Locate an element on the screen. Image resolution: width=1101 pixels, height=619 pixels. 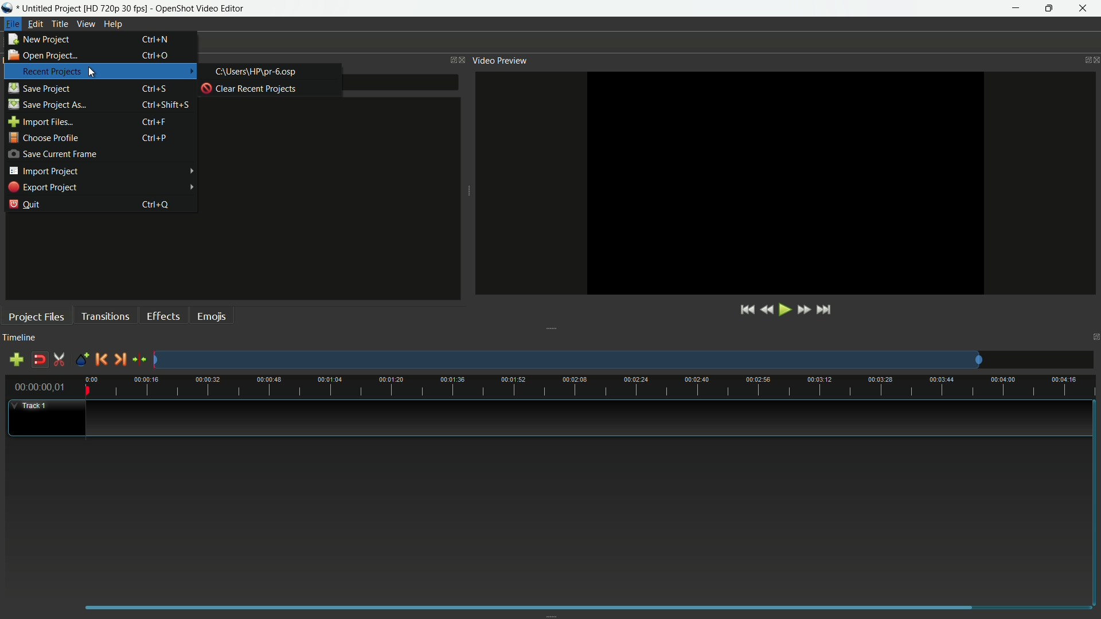
previous marker is located at coordinates (99, 359).